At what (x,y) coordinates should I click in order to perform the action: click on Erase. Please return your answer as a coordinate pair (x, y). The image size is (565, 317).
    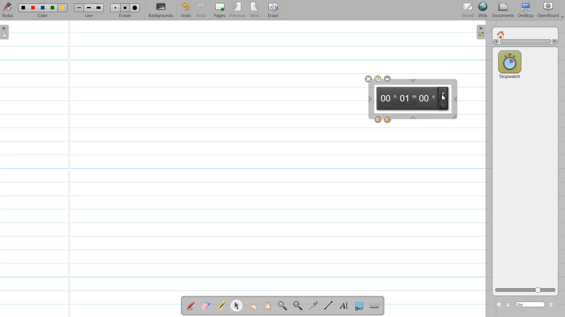
    Looking at the image, I should click on (273, 10).